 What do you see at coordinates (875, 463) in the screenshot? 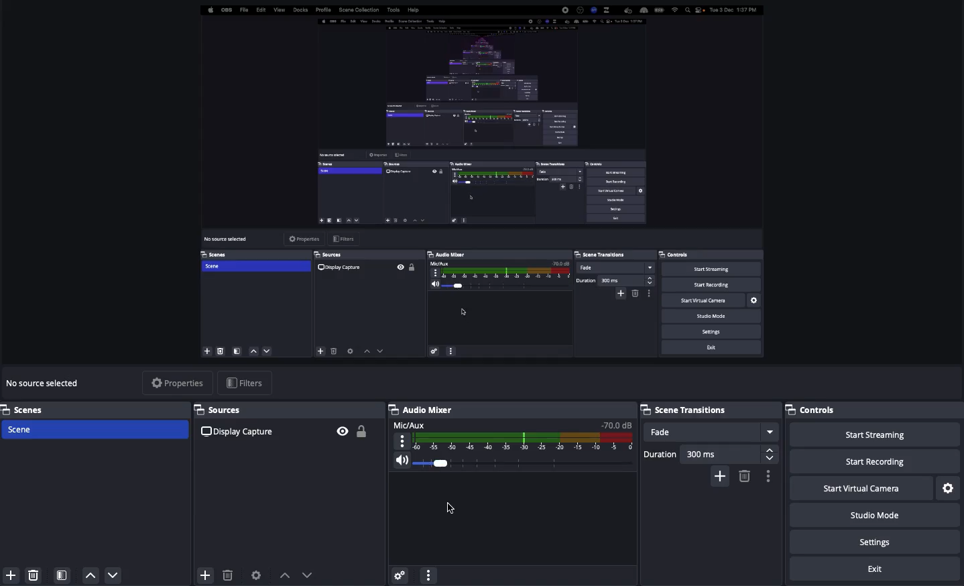
I see `Start recording` at bounding box center [875, 463].